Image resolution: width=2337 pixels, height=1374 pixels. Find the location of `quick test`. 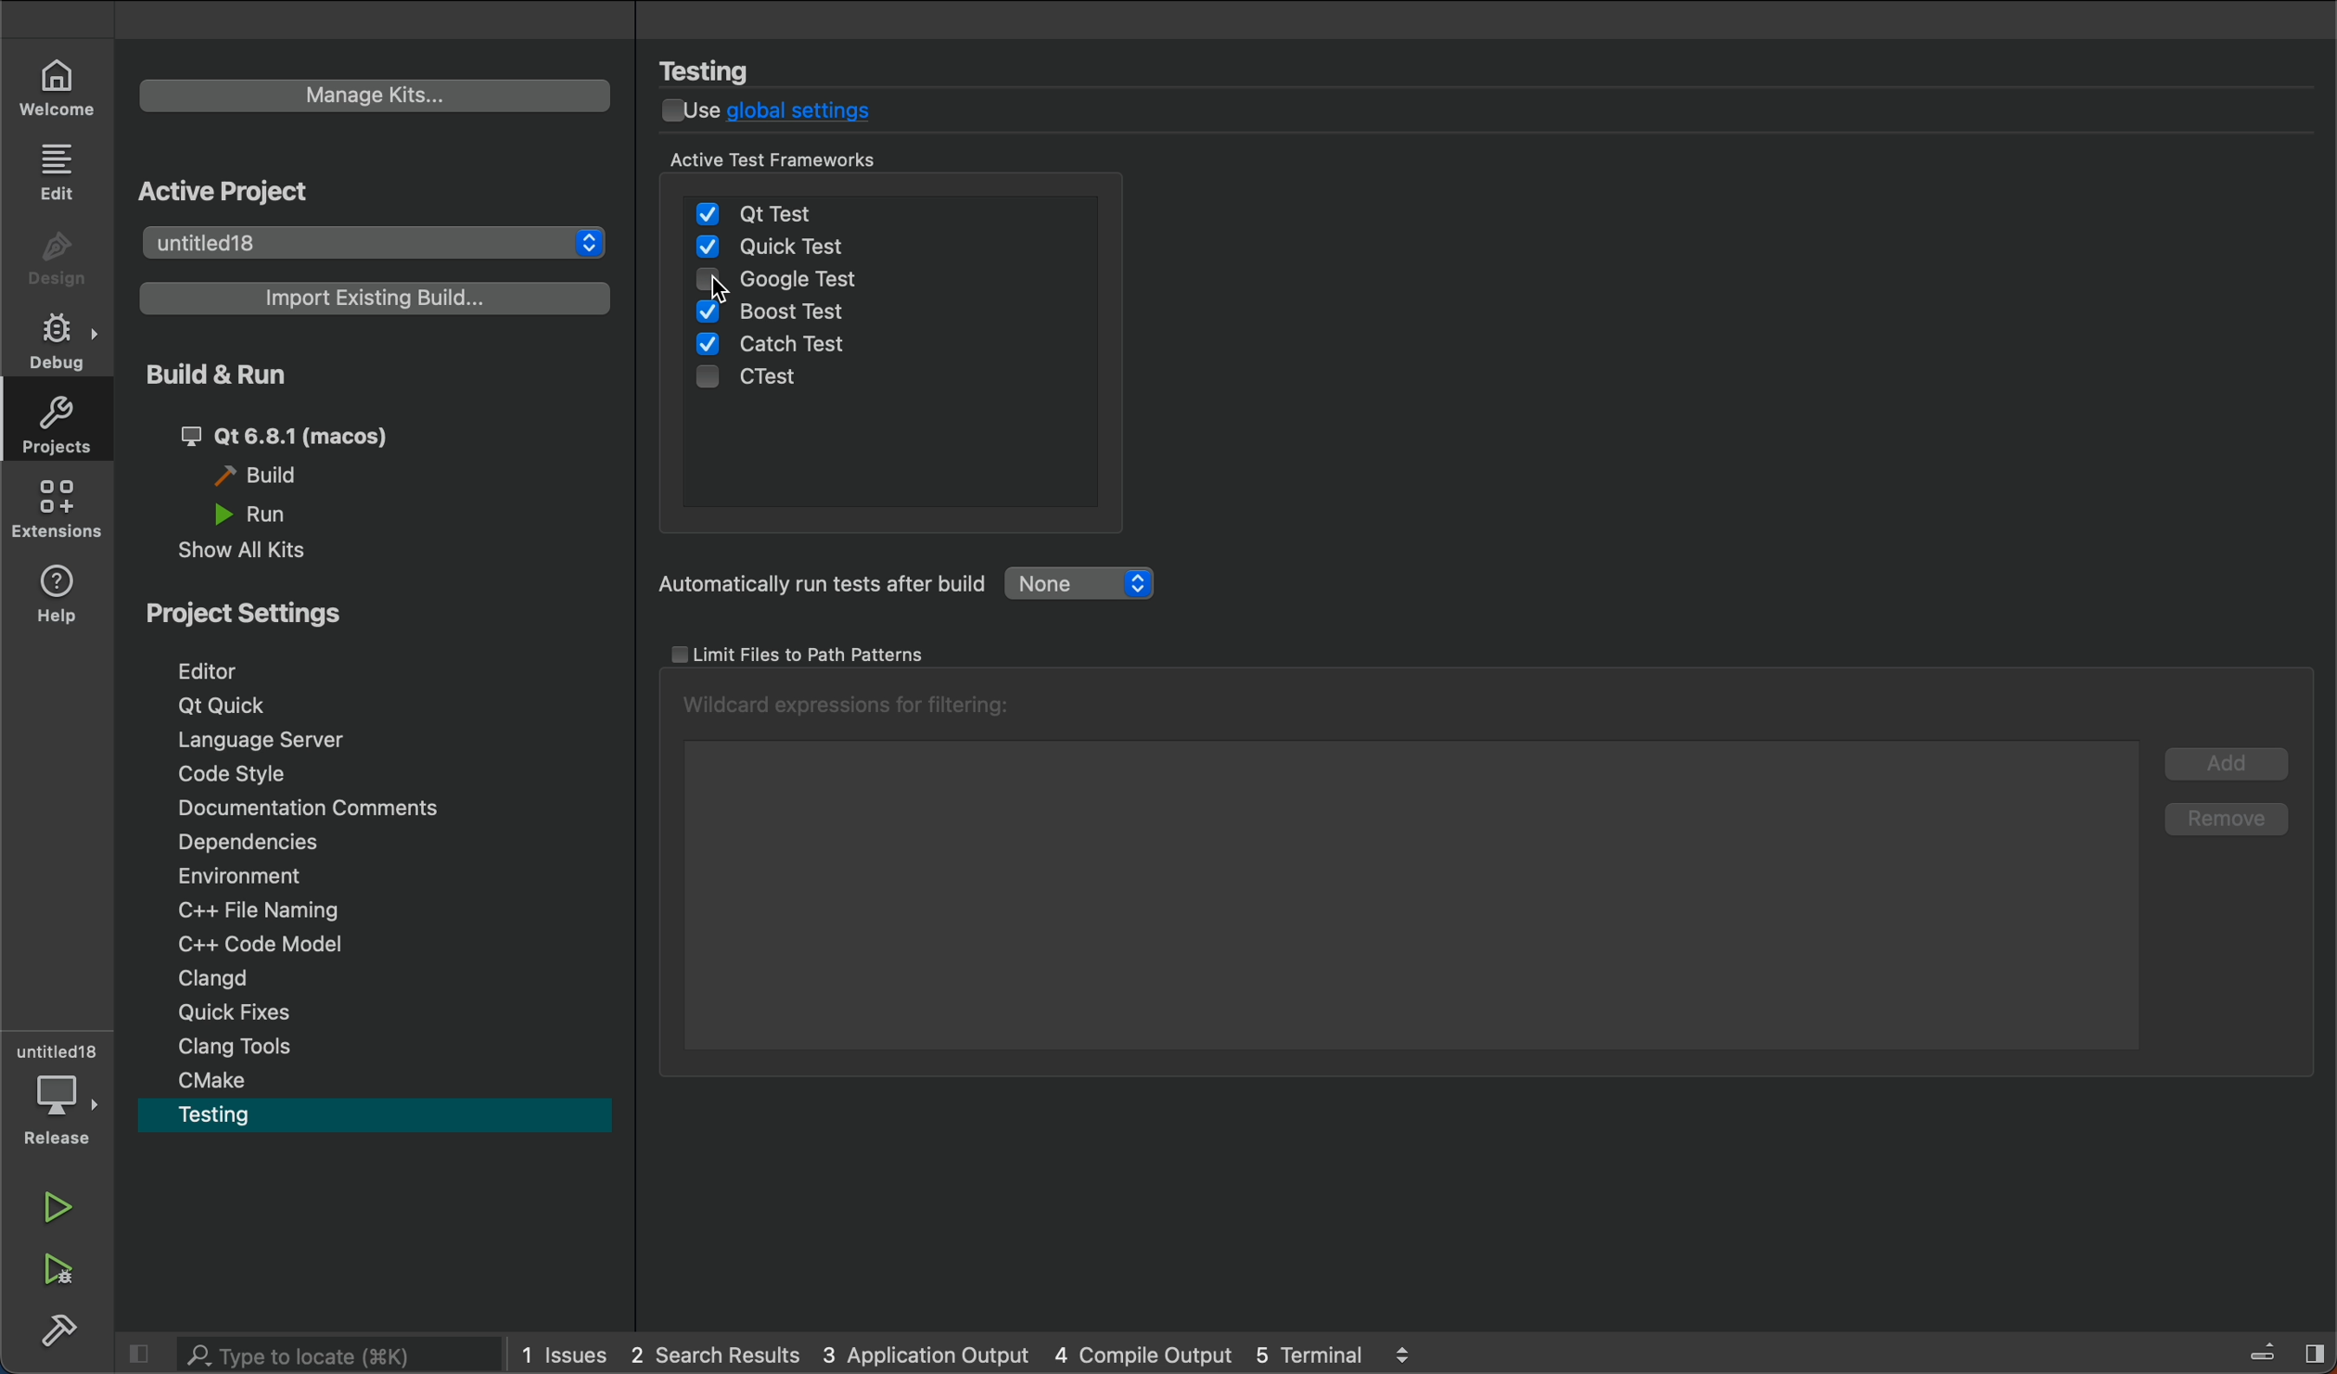

quick test is located at coordinates (810, 248).